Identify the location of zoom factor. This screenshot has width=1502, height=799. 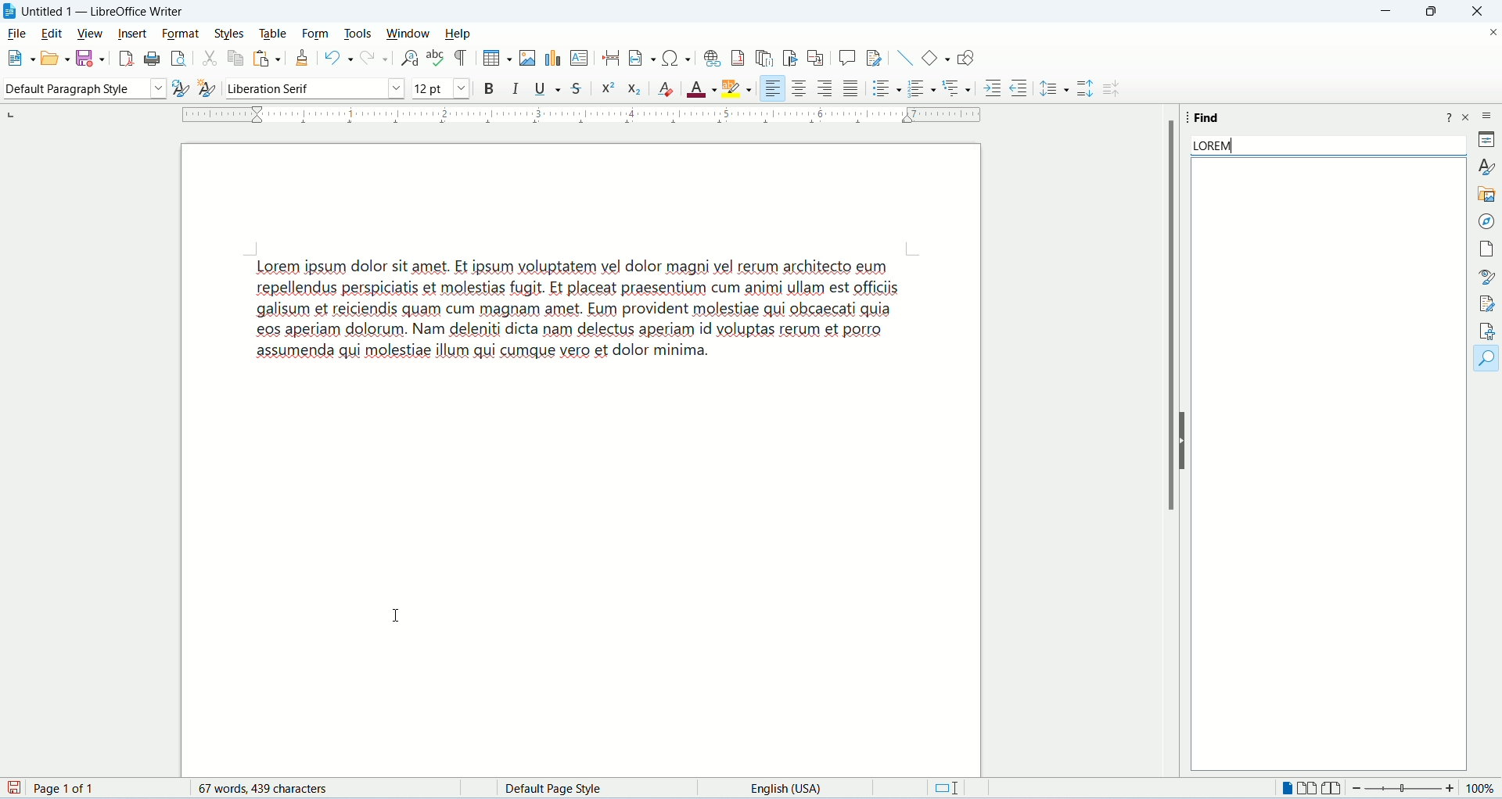
(1424, 787).